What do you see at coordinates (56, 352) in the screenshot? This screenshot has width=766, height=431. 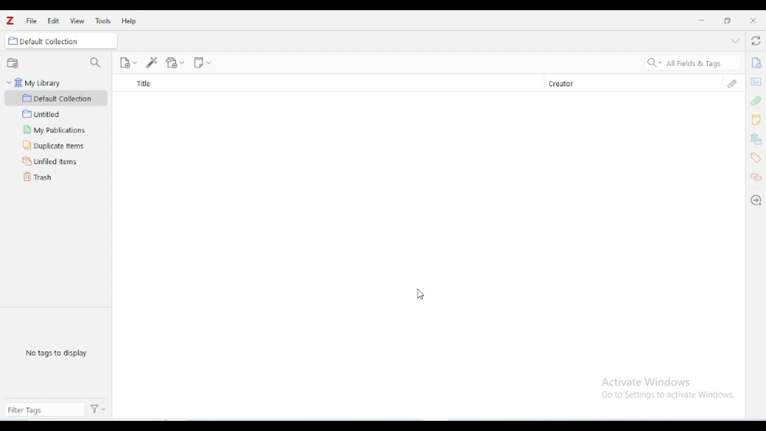 I see `no tags to display` at bounding box center [56, 352].